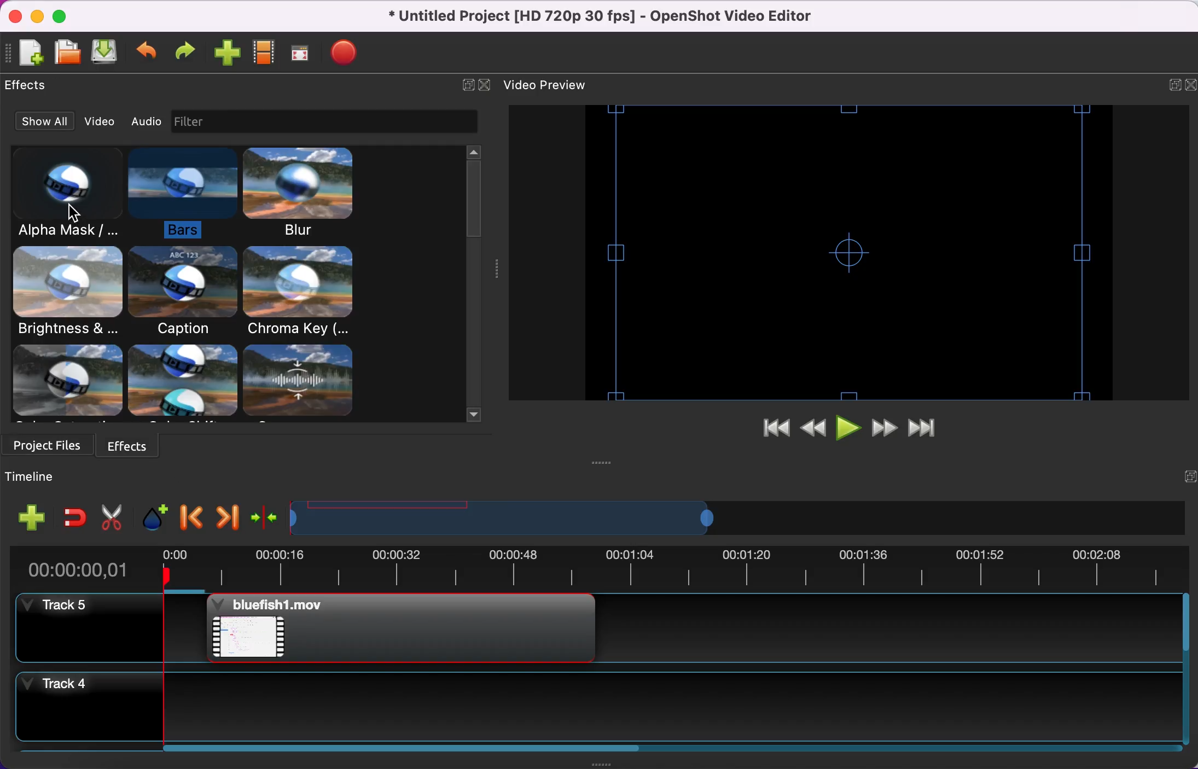 The width and height of the screenshot is (1198, 769). Describe the element at coordinates (263, 516) in the screenshot. I see `center the timeline` at that location.